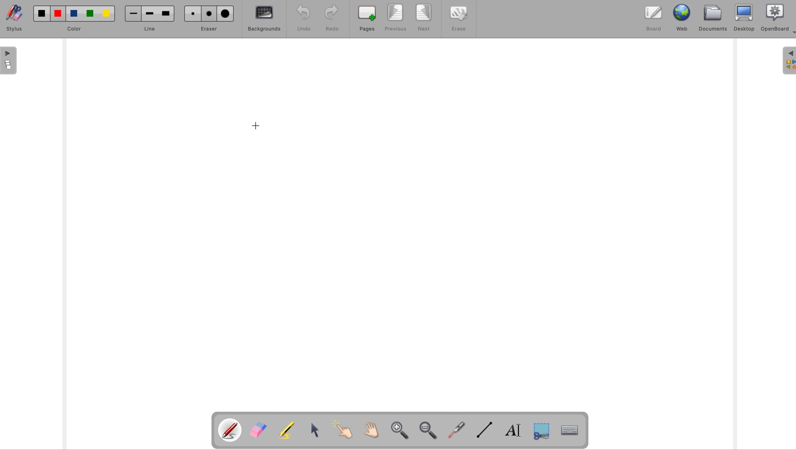  I want to click on previous, so click(396, 18).